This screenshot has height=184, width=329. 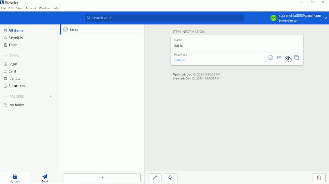 I want to click on No folder, so click(x=14, y=106).